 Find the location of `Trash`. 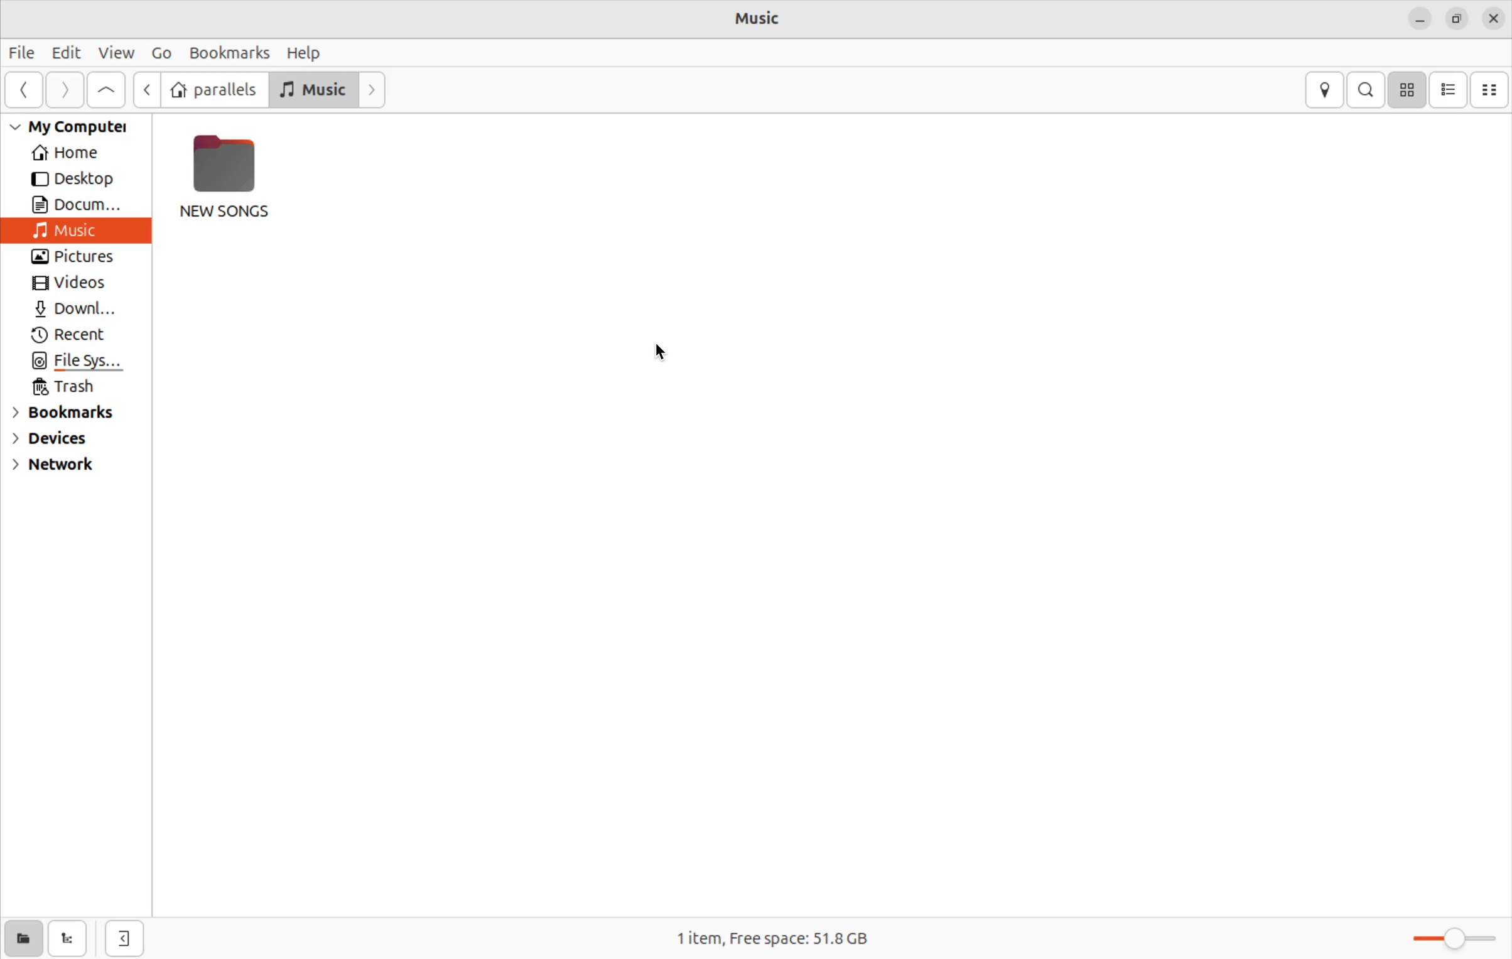

Trash is located at coordinates (70, 387).